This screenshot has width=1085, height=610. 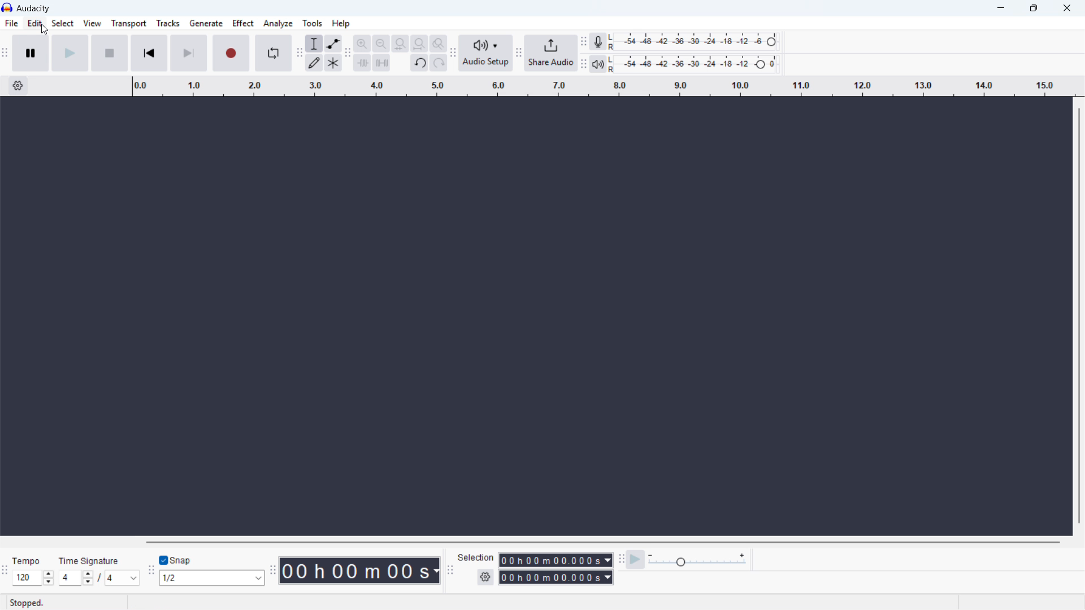 What do you see at coordinates (206, 23) in the screenshot?
I see `generate` at bounding box center [206, 23].